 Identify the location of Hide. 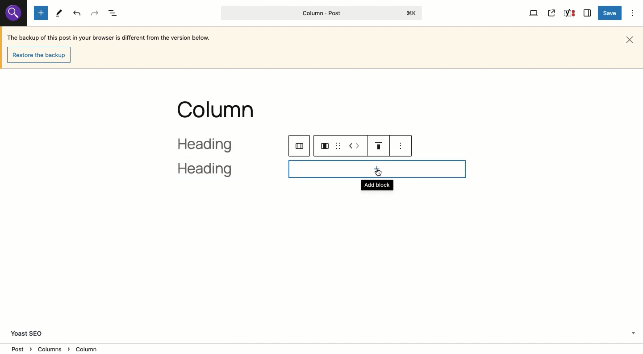
(633, 332).